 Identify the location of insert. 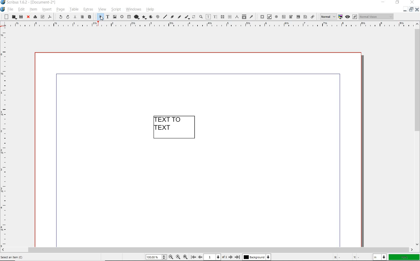
(46, 9).